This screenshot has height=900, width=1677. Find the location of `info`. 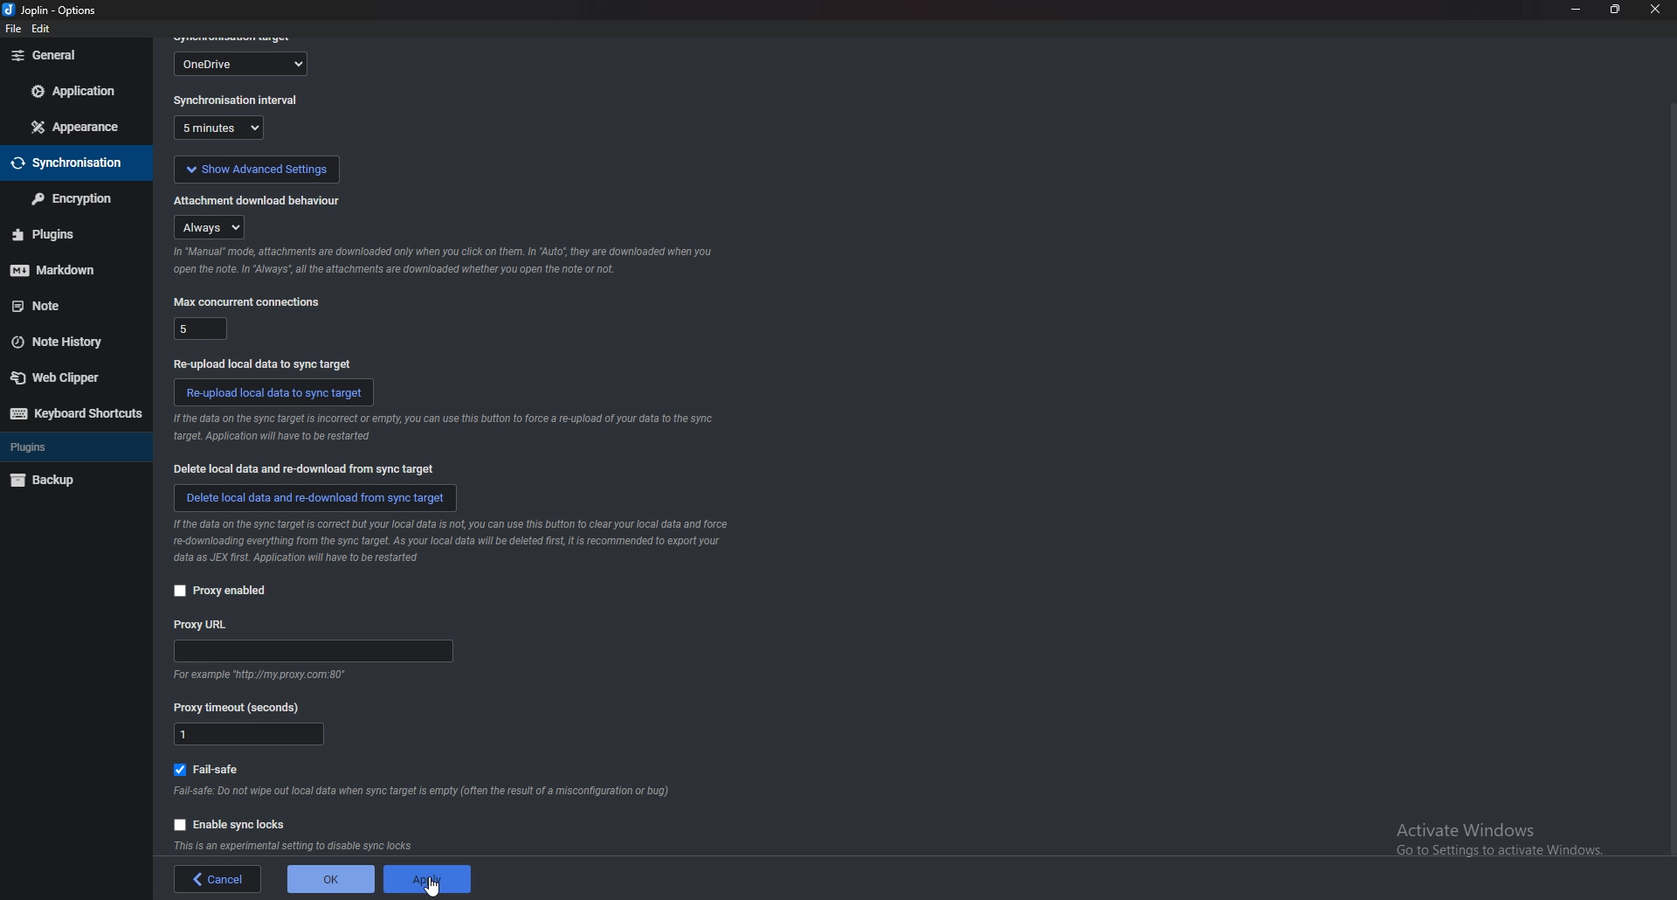

info is located at coordinates (440, 430).